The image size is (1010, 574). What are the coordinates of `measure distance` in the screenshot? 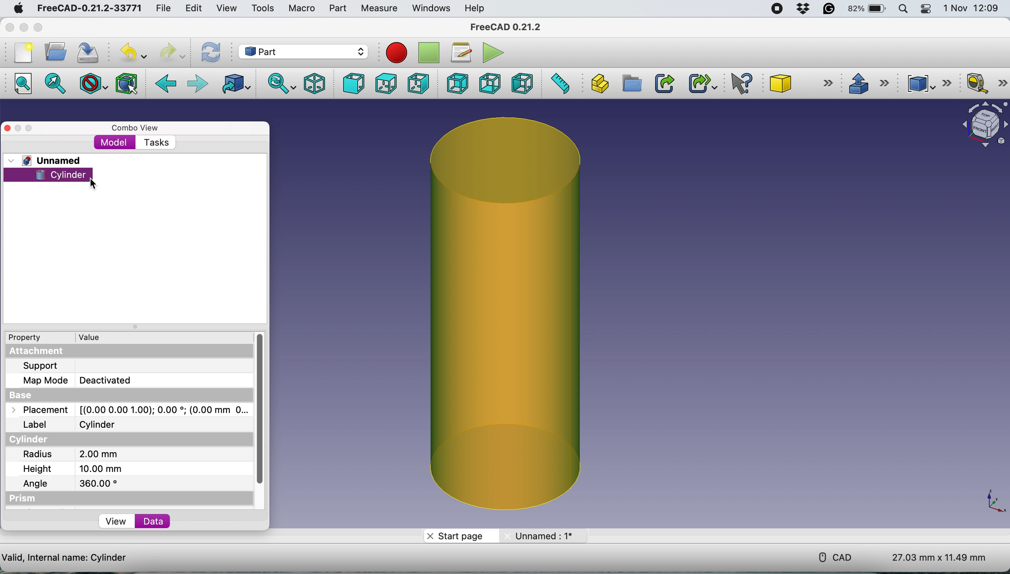 It's located at (562, 83).